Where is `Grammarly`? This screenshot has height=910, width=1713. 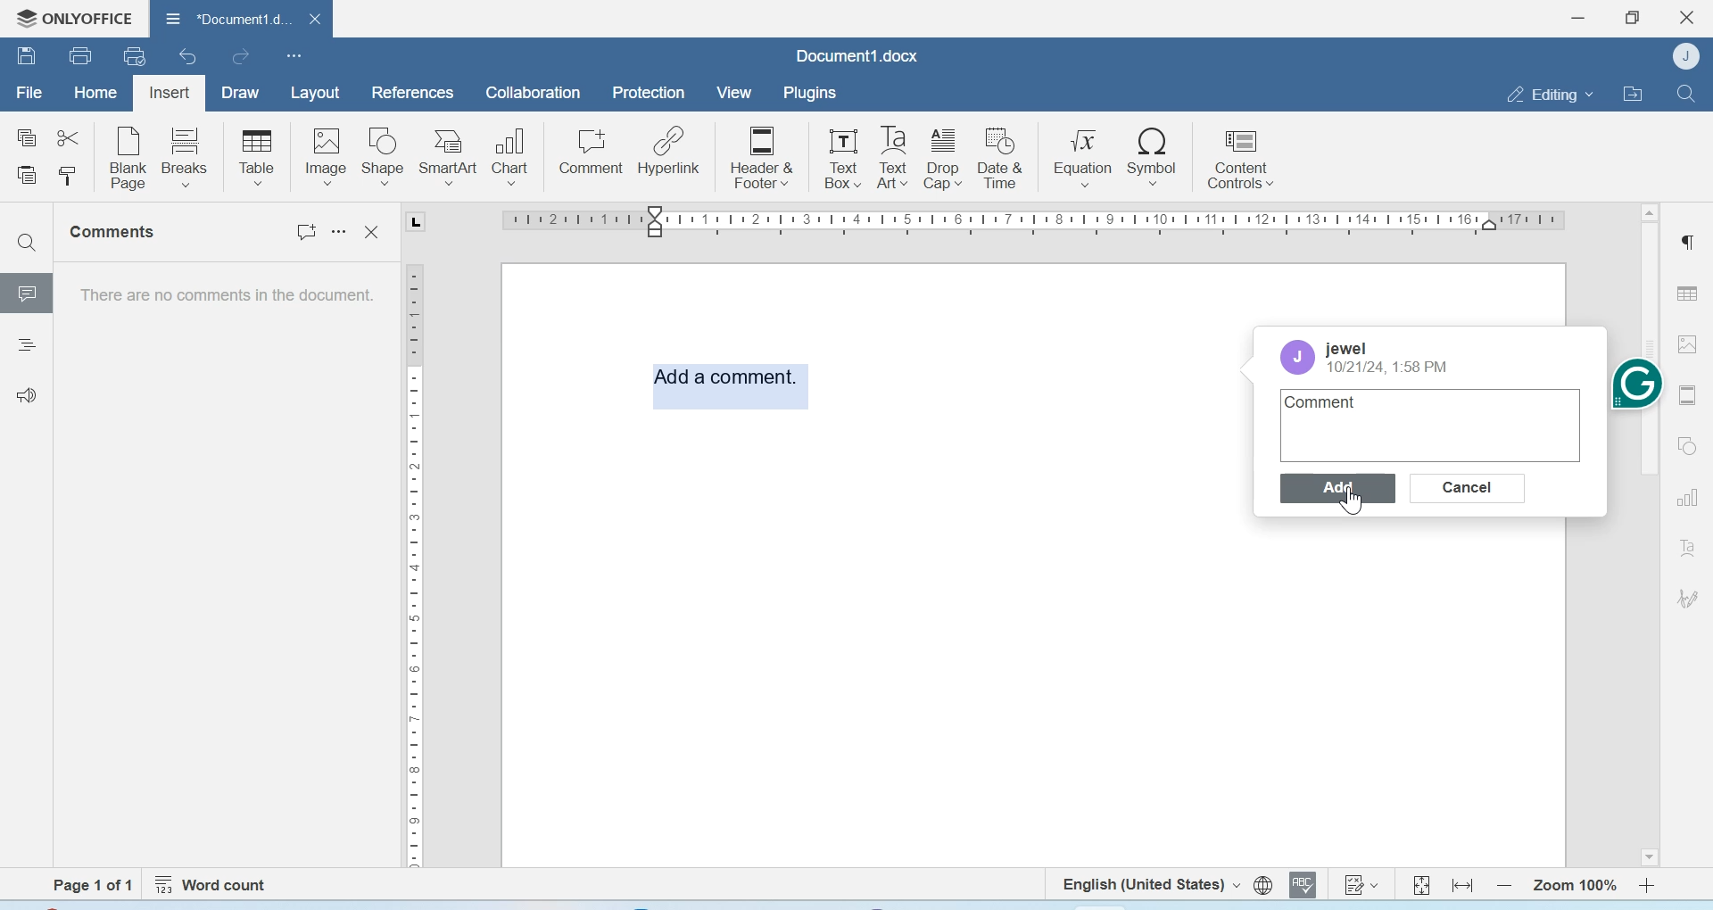 Grammarly is located at coordinates (1637, 382).